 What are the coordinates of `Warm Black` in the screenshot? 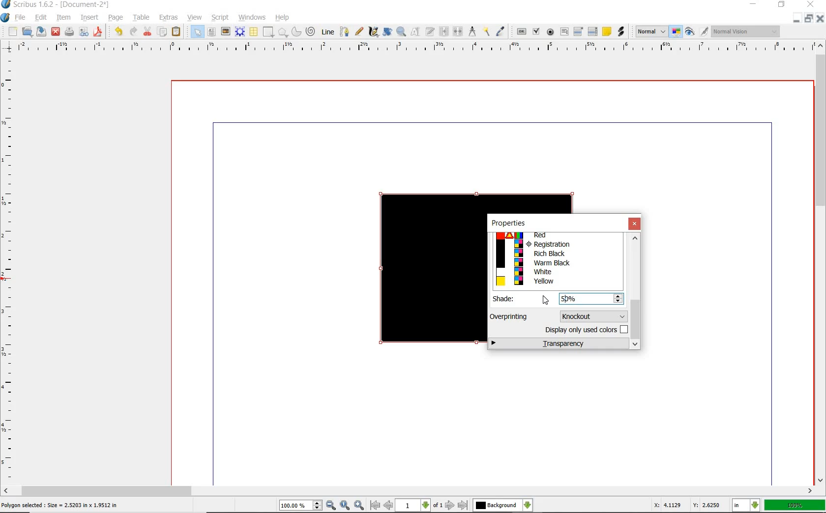 It's located at (557, 263).